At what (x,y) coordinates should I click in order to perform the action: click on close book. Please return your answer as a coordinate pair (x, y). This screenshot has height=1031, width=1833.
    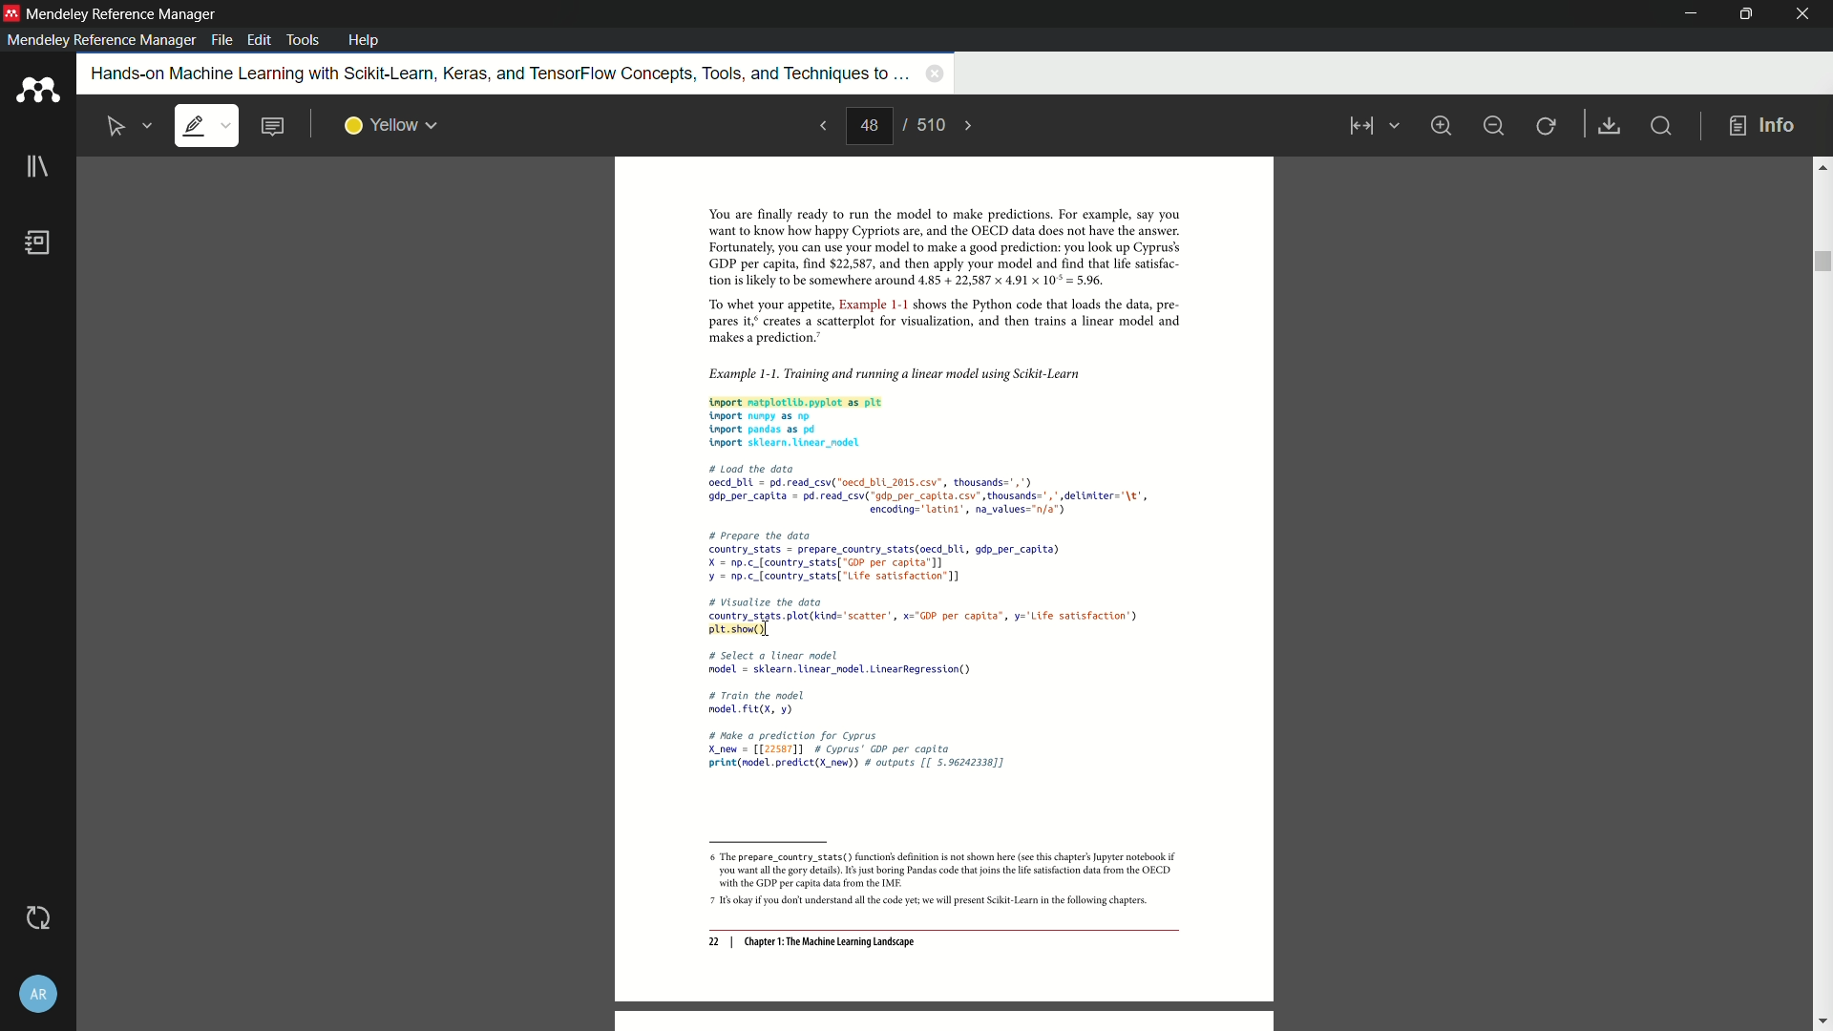
    Looking at the image, I should click on (935, 73).